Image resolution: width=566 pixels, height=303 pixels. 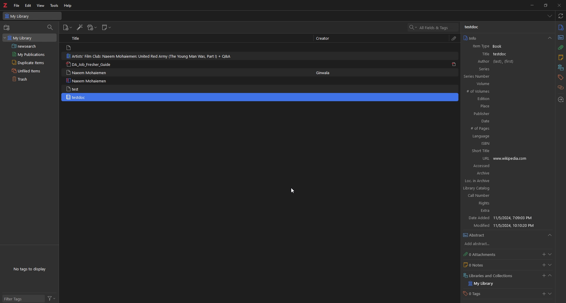 I want to click on filter items, so click(x=50, y=27).